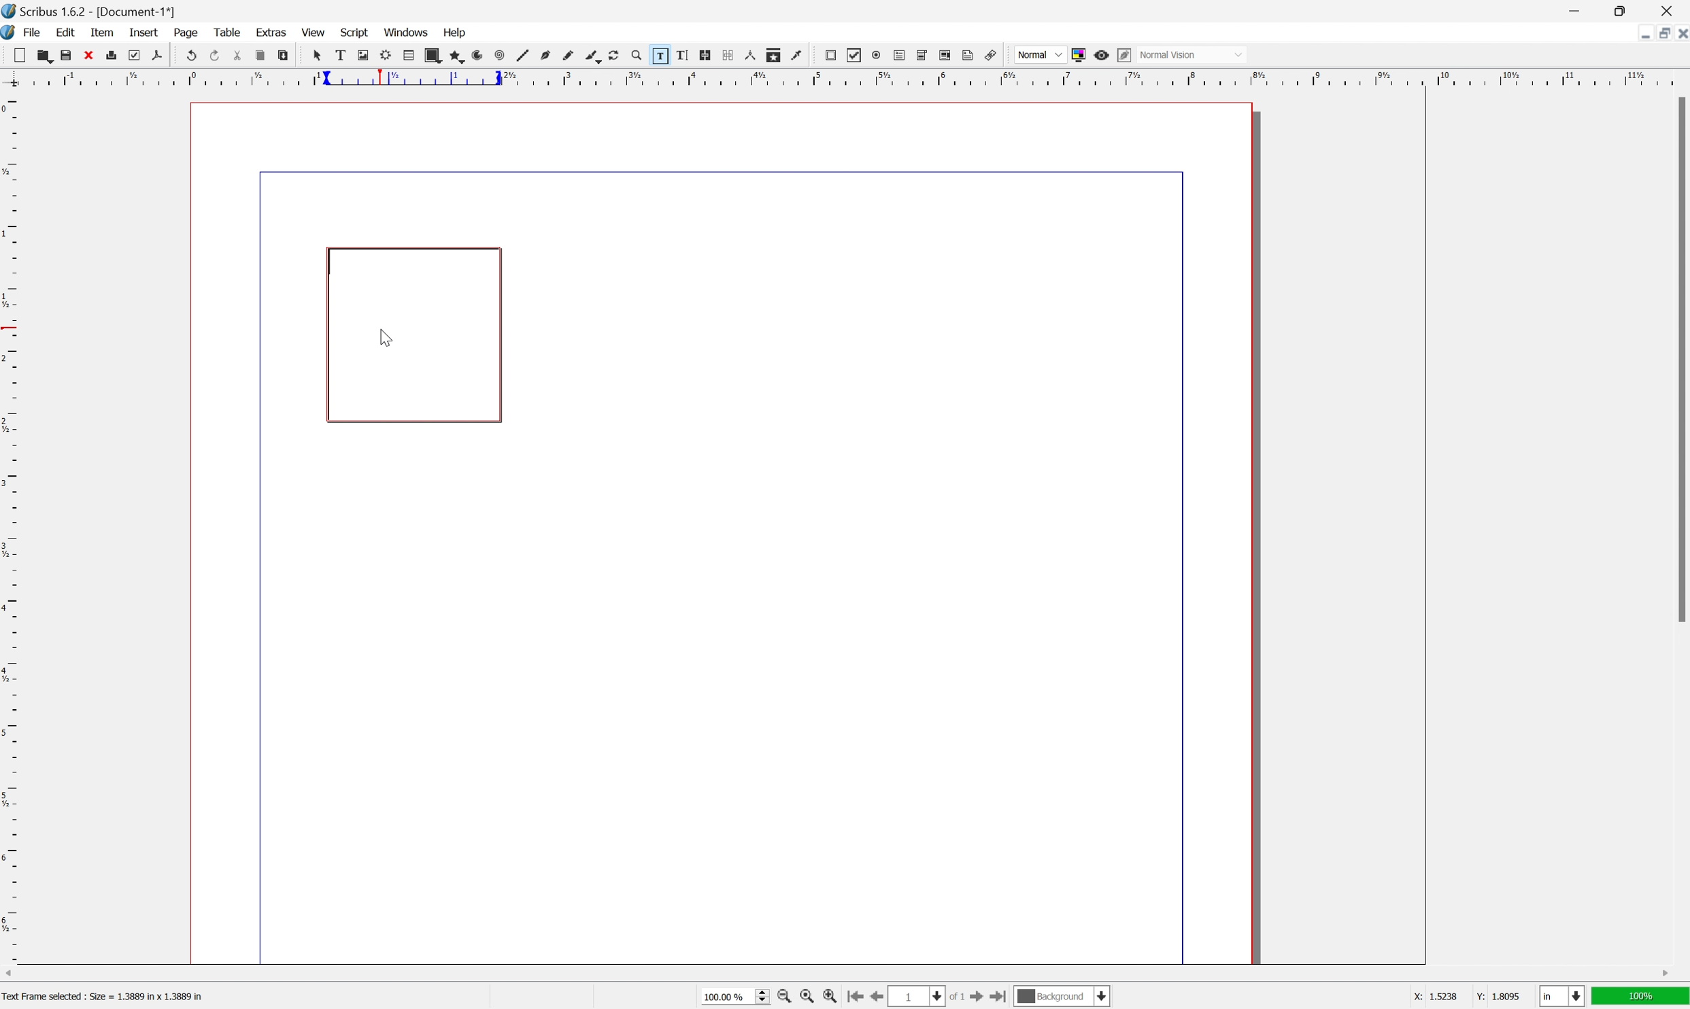 This screenshot has width=1690, height=1009. Describe the element at coordinates (20, 54) in the screenshot. I see `new` at that location.